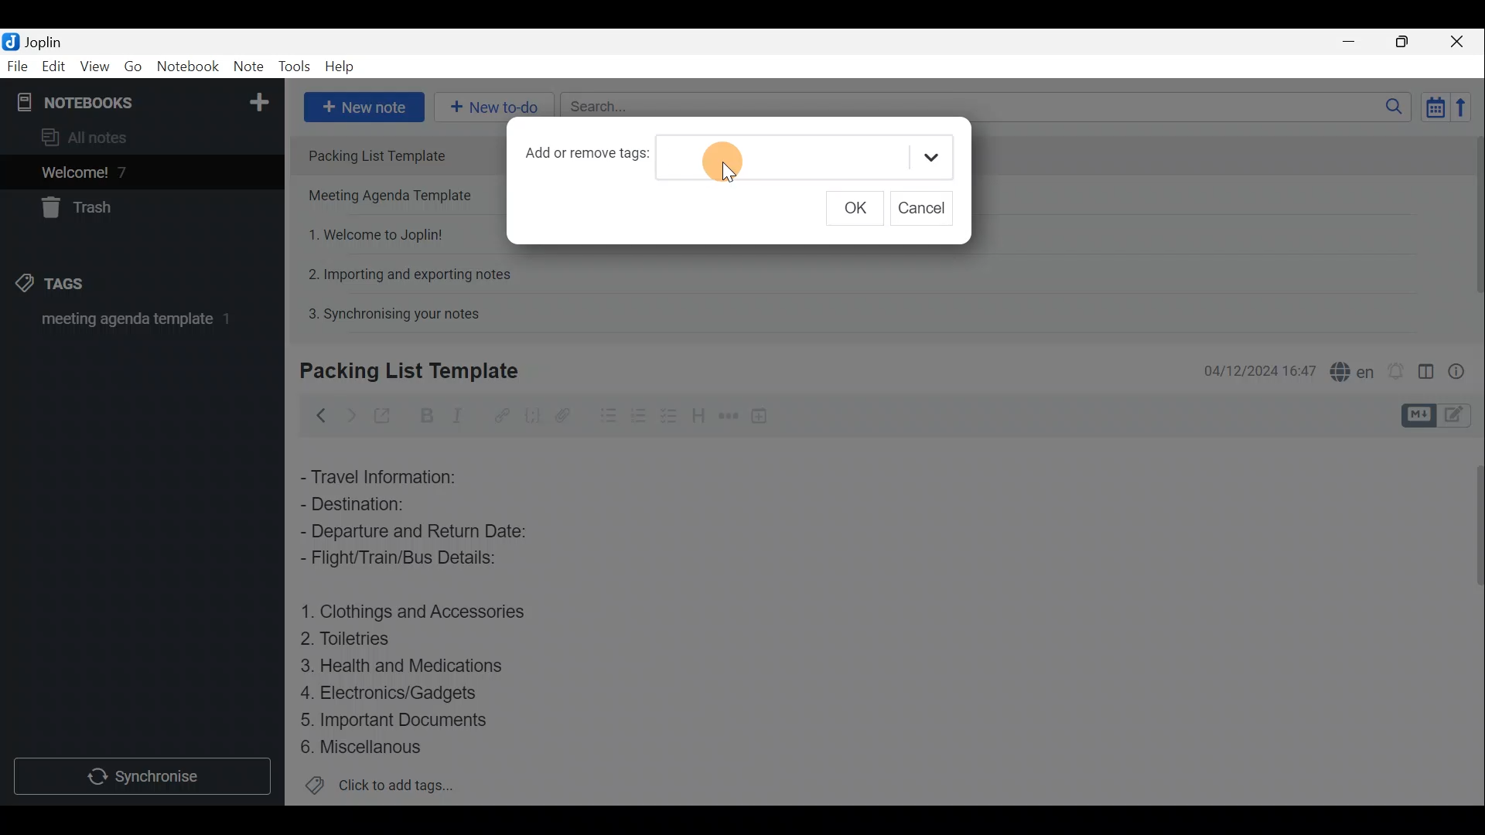 The image size is (1485, 835). What do you see at coordinates (140, 101) in the screenshot?
I see `Notebook` at bounding box center [140, 101].